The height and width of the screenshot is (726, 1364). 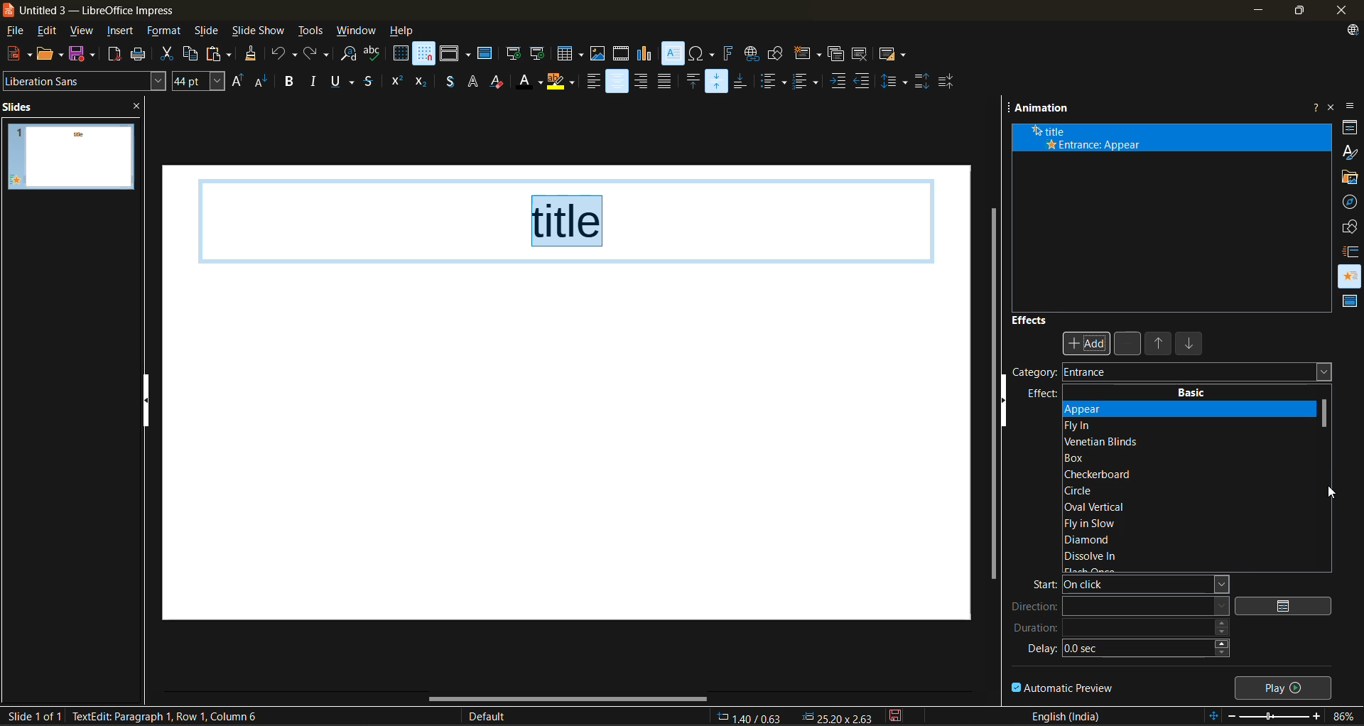 What do you see at coordinates (311, 33) in the screenshot?
I see `tools` at bounding box center [311, 33].